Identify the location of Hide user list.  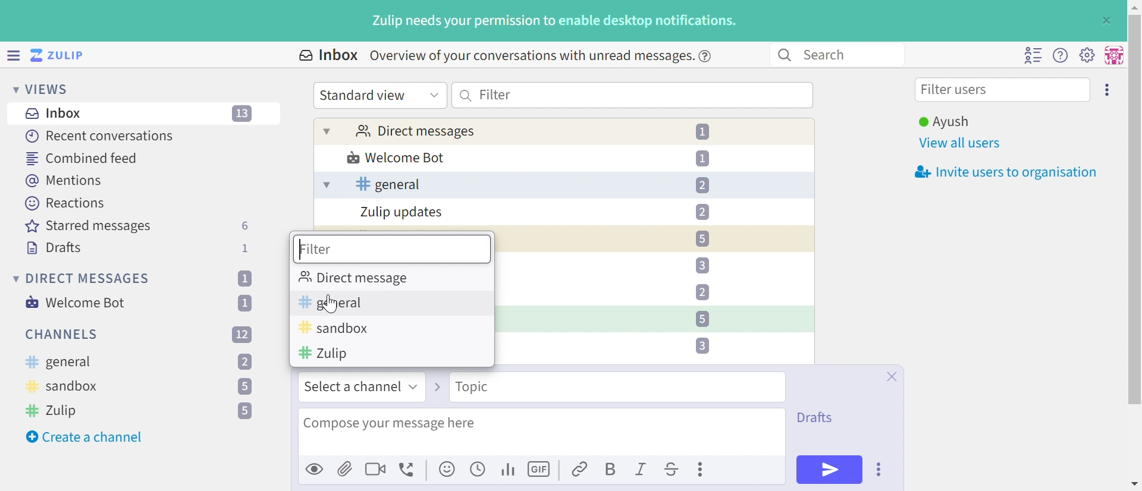
(1033, 55).